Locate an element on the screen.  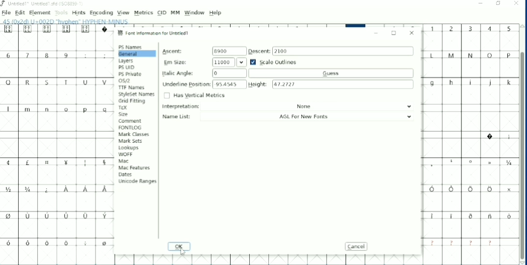
Window is located at coordinates (194, 13).